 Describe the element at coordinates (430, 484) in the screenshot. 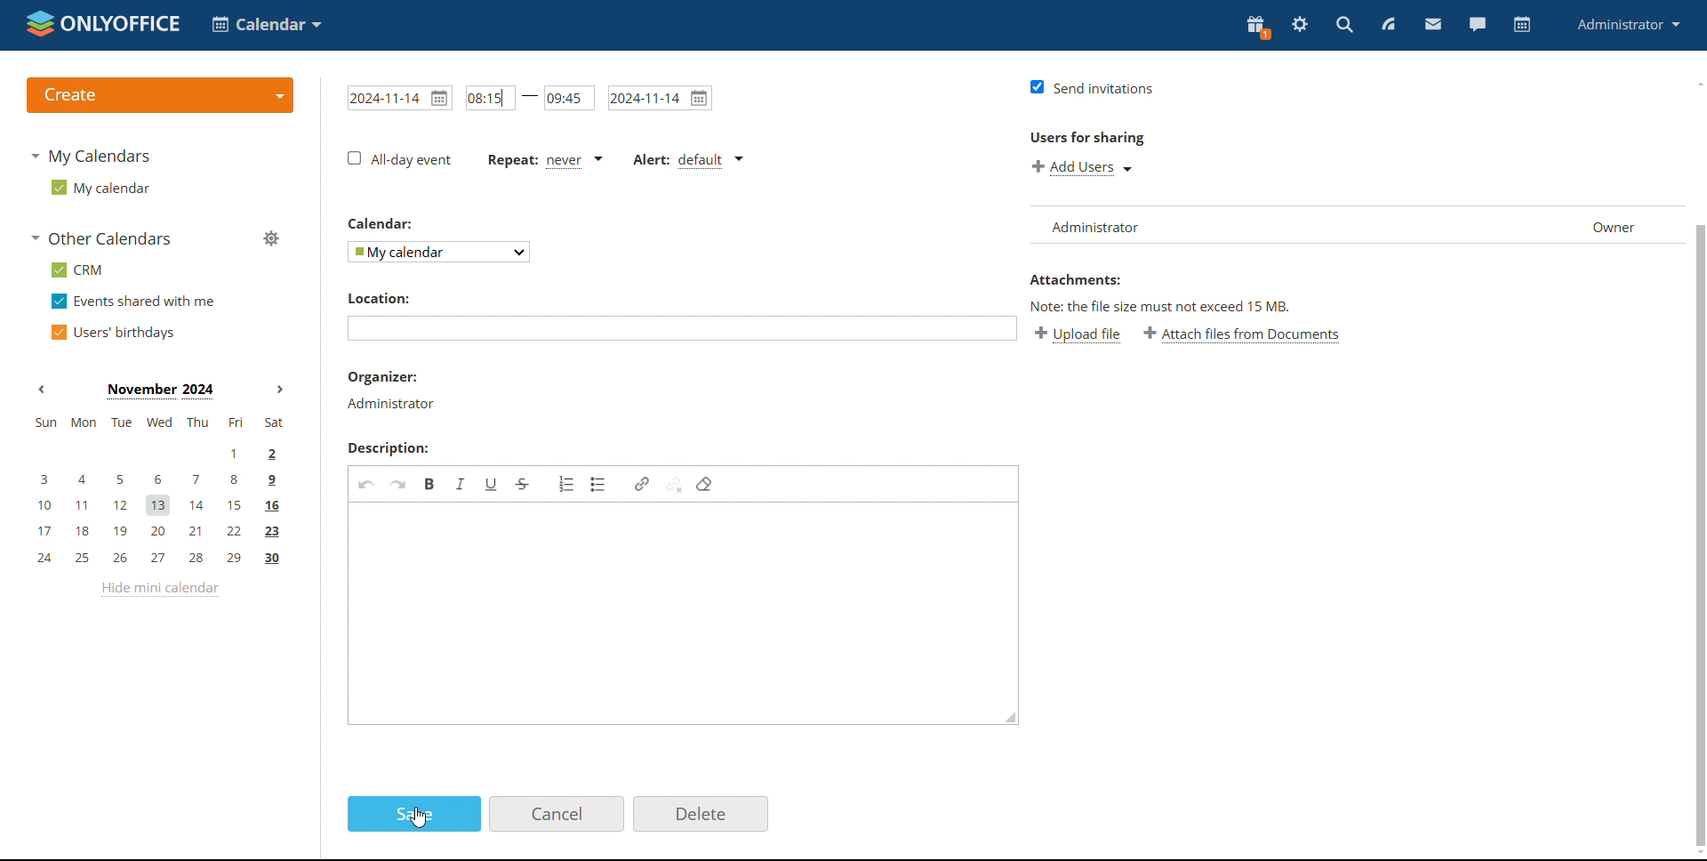

I see `bold` at that location.